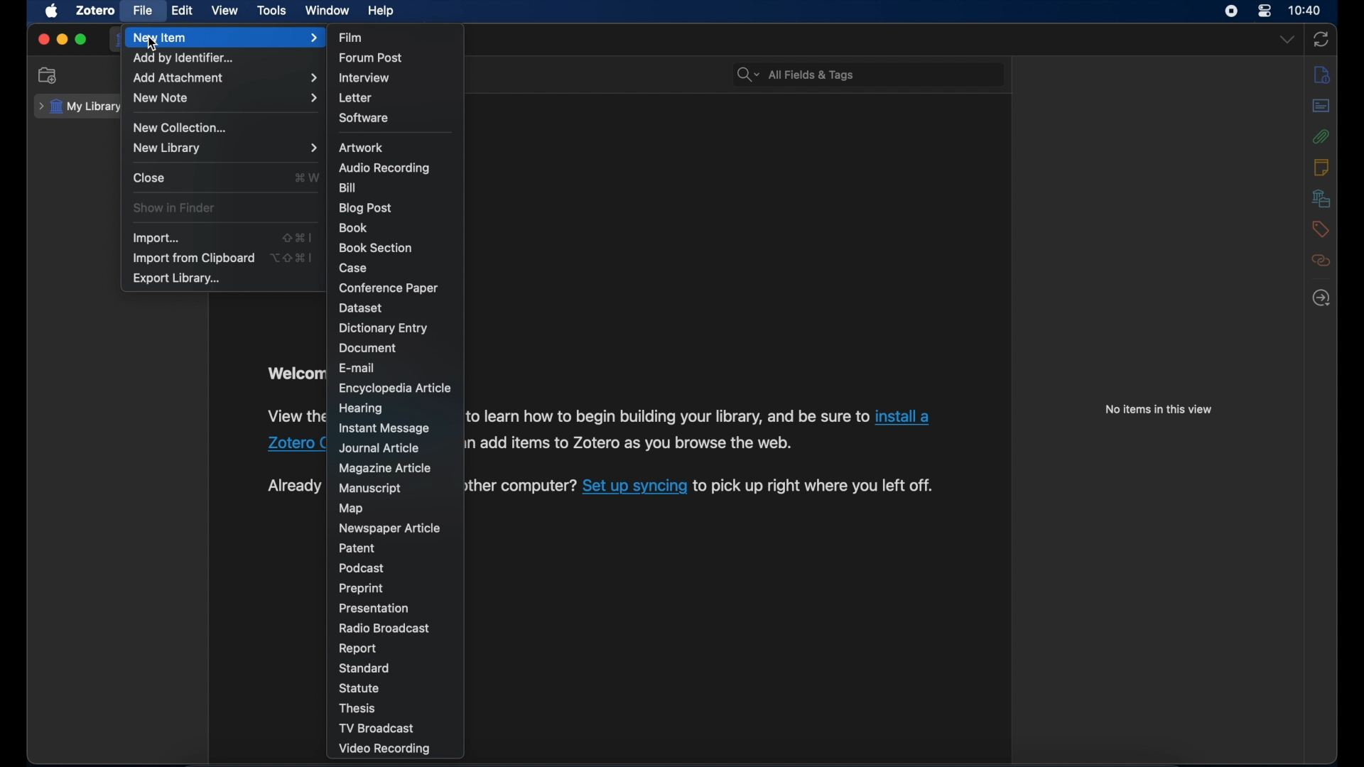 The height and width of the screenshot is (767, 1364). I want to click on radio broadcast, so click(383, 628).